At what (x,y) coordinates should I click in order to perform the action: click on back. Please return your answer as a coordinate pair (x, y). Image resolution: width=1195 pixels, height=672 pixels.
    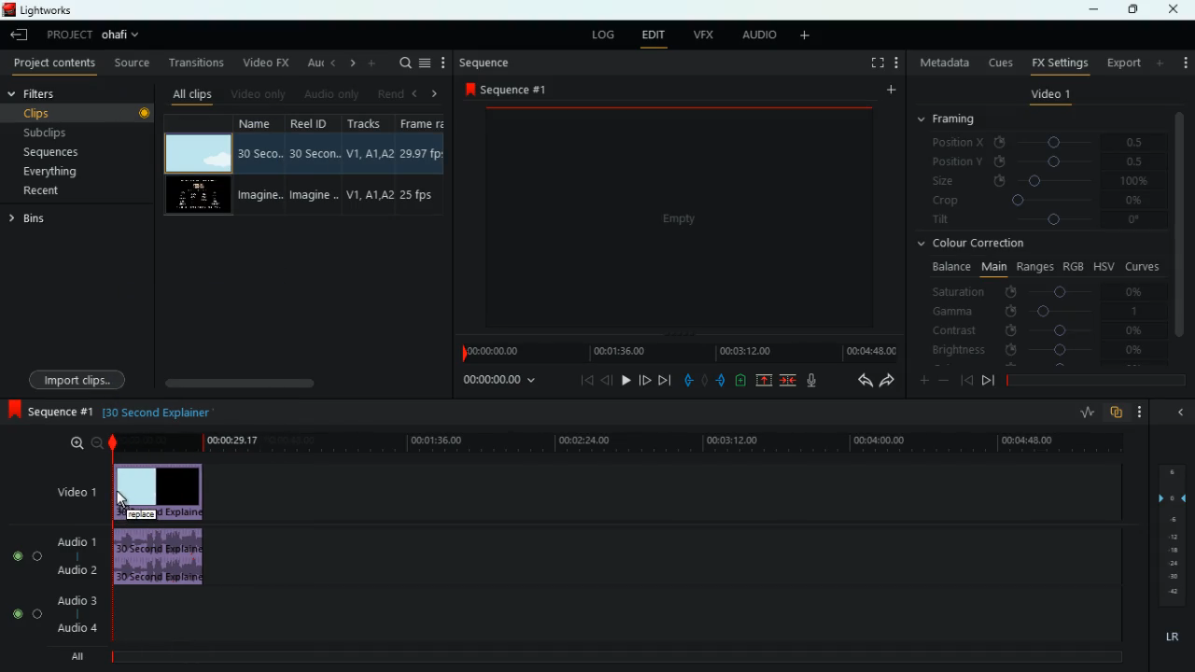
    Looking at the image, I should click on (610, 380).